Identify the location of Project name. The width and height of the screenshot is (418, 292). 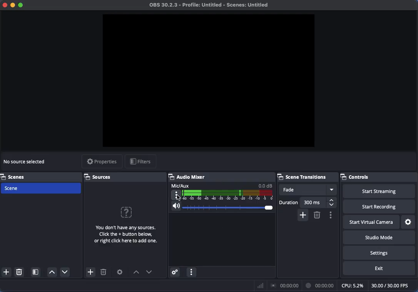
(211, 5).